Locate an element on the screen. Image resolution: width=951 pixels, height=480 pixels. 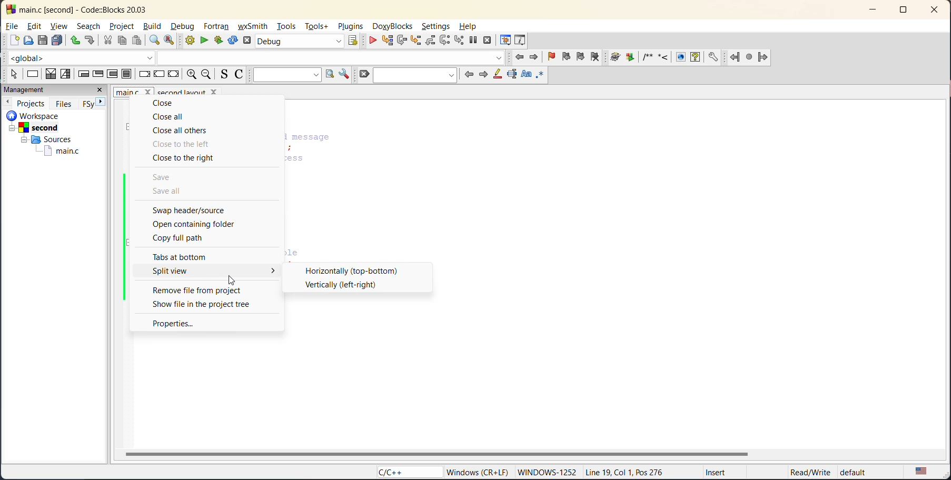
wxsmith is located at coordinates (252, 26).